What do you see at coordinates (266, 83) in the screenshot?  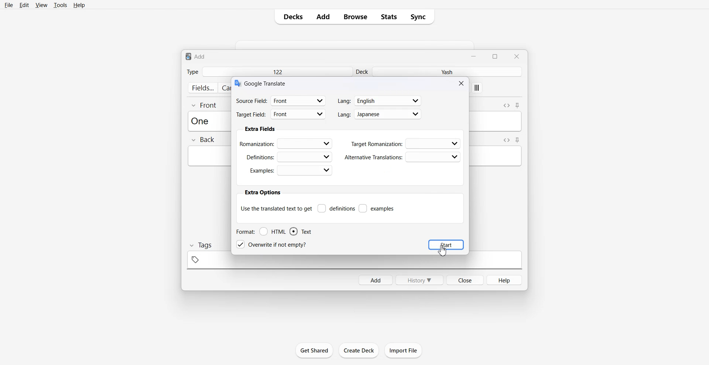 I see `Text` at bounding box center [266, 83].